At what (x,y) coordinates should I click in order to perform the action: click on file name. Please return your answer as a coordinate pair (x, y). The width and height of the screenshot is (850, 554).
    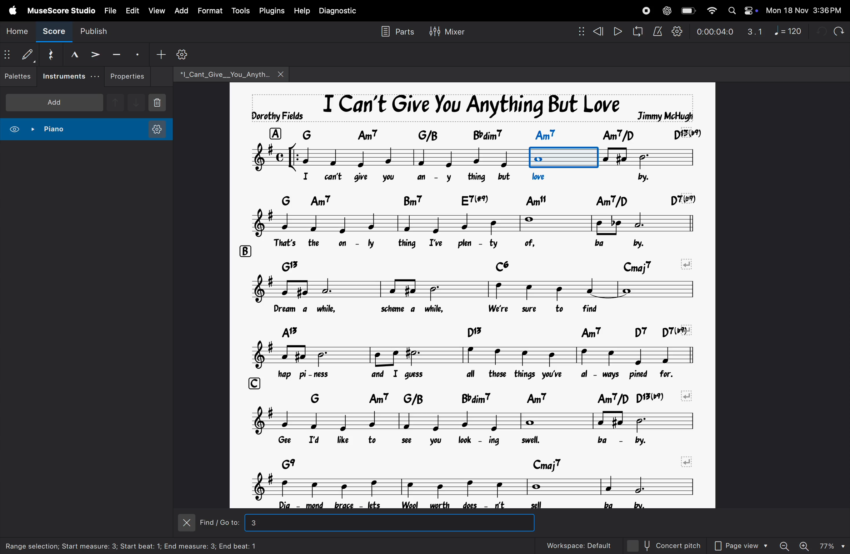
    Looking at the image, I should click on (227, 73).